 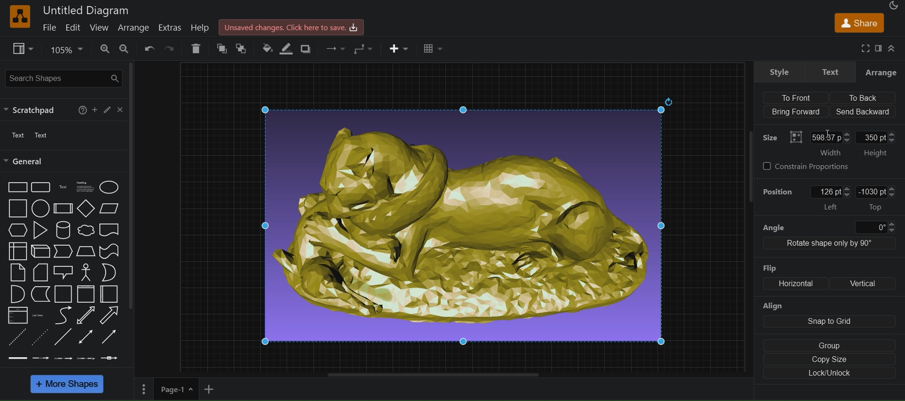 I want to click on scrollbar, so click(x=748, y=167).